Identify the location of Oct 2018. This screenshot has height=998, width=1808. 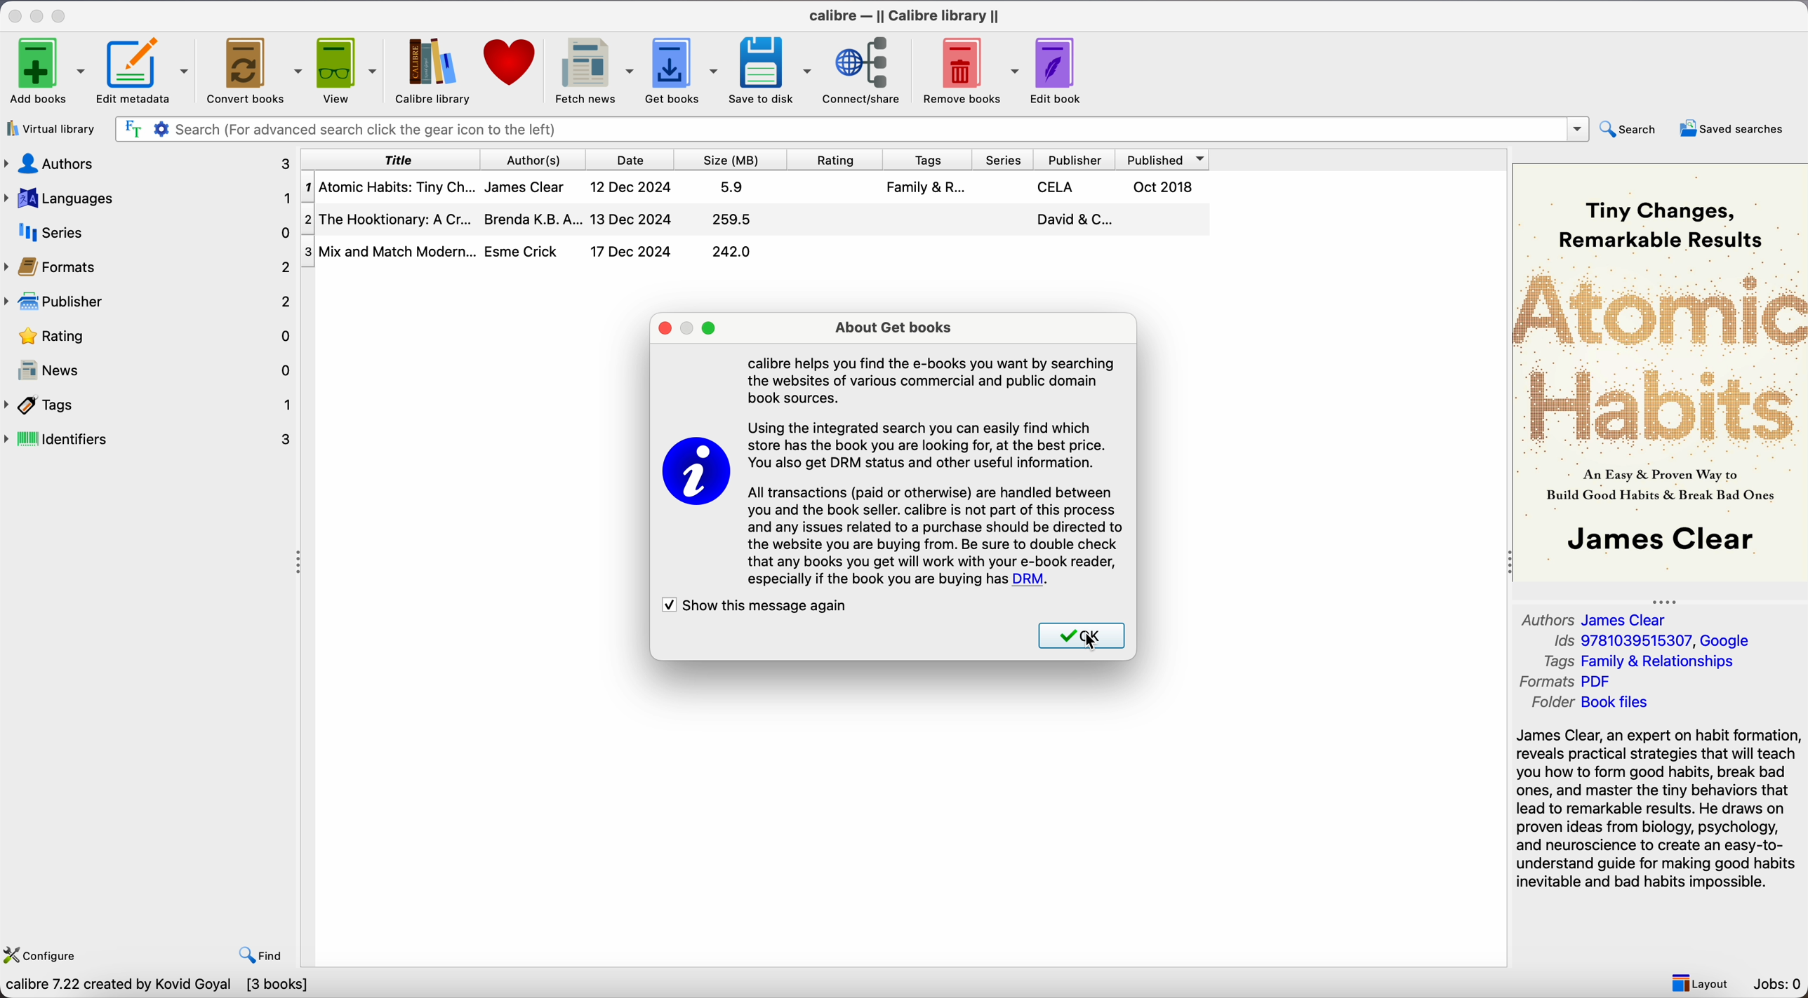
(1164, 186).